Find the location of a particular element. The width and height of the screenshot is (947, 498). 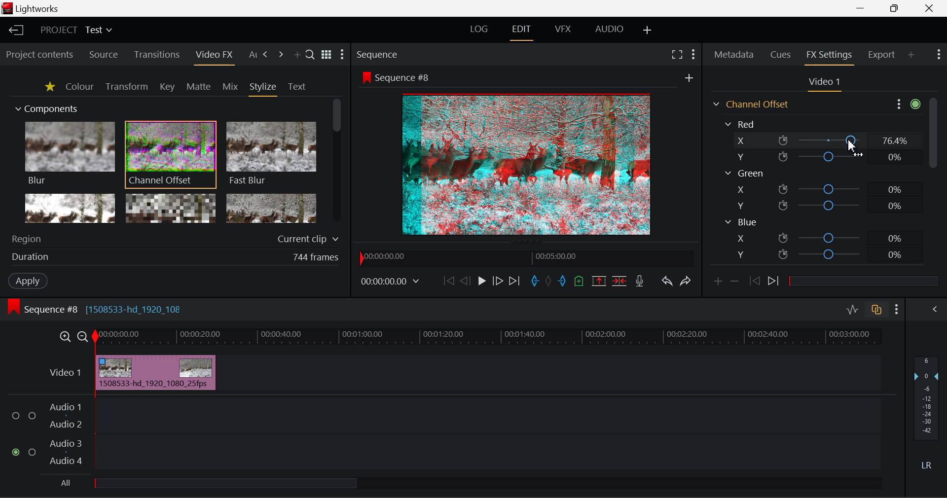

Search is located at coordinates (310, 54).